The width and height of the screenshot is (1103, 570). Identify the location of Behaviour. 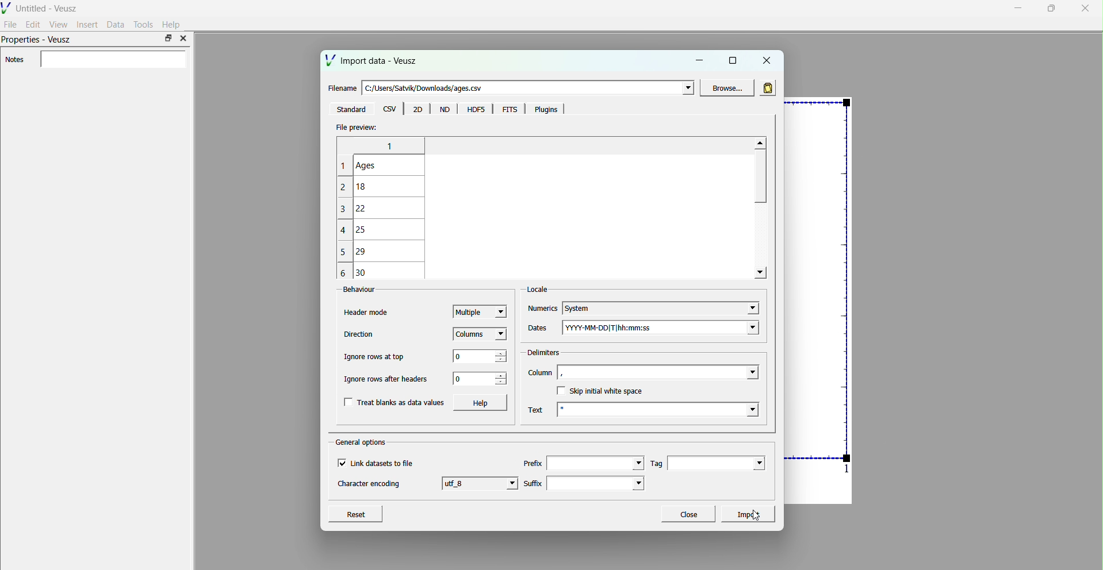
(360, 290).